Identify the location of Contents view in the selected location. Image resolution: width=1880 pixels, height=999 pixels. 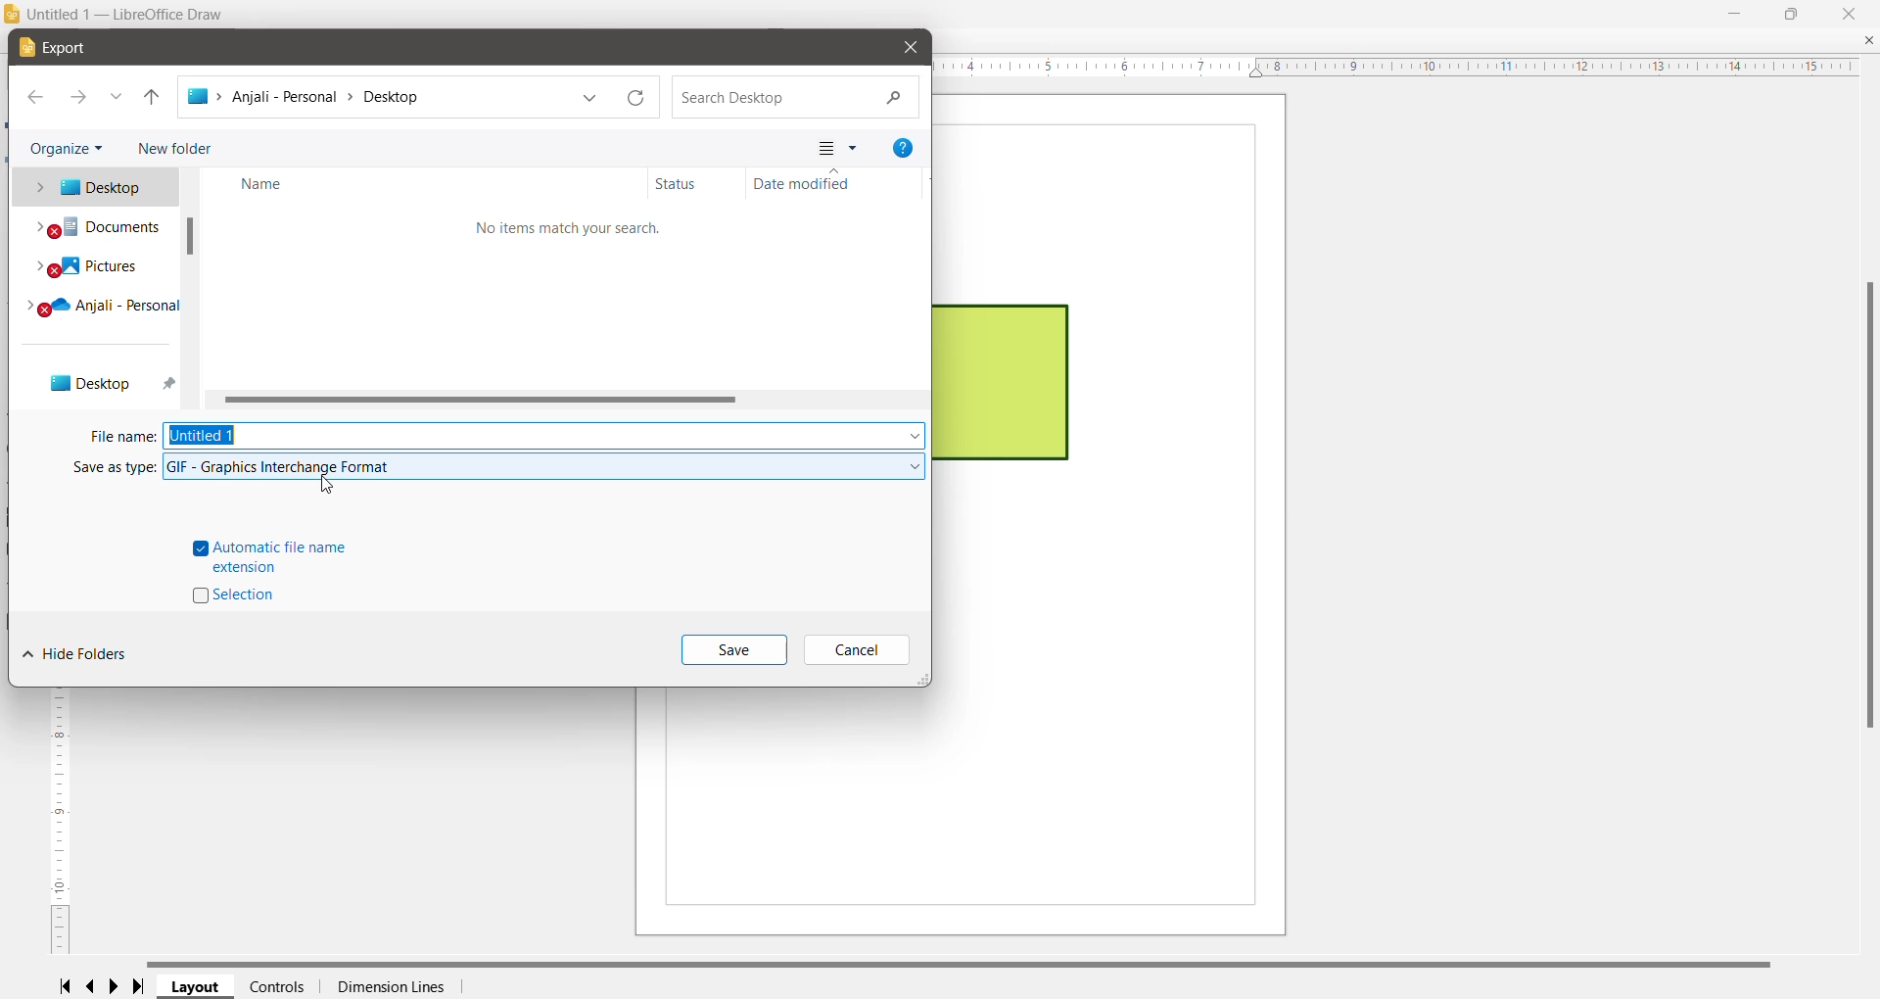
(573, 295).